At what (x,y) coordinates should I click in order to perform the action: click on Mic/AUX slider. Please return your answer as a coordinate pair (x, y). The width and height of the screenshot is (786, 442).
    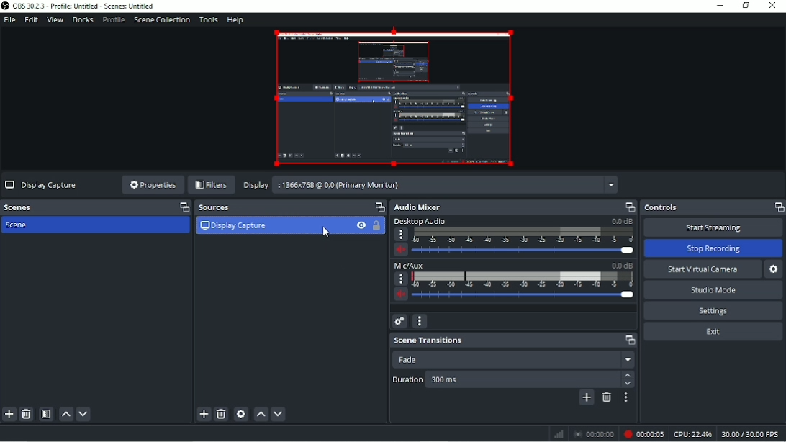
    Looking at the image, I should click on (512, 283).